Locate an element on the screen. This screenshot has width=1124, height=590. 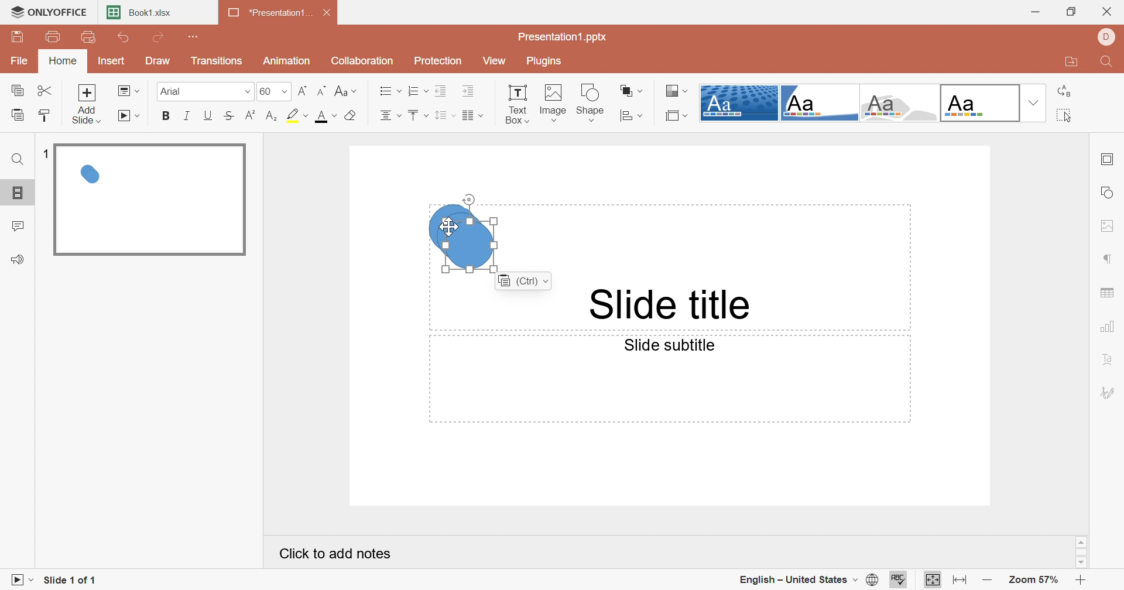
Replace is located at coordinates (1064, 91).